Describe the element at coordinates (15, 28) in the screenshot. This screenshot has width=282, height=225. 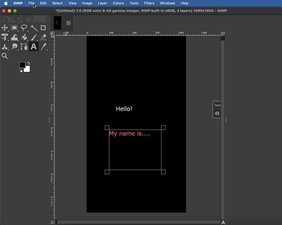
I see `Rectangle select tool` at that location.